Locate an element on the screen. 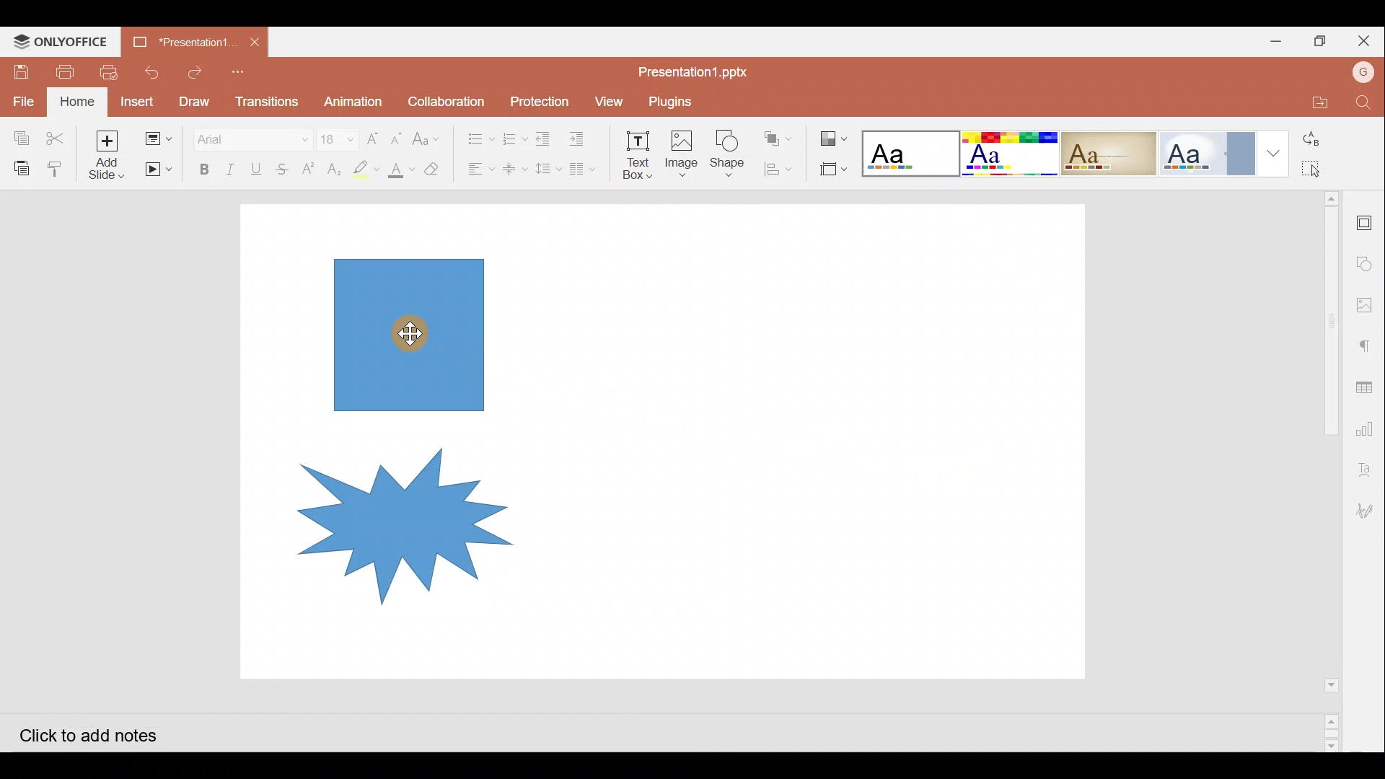 This screenshot has width=1385, height=779. Horizontal align is located at coordinates (477, 169).